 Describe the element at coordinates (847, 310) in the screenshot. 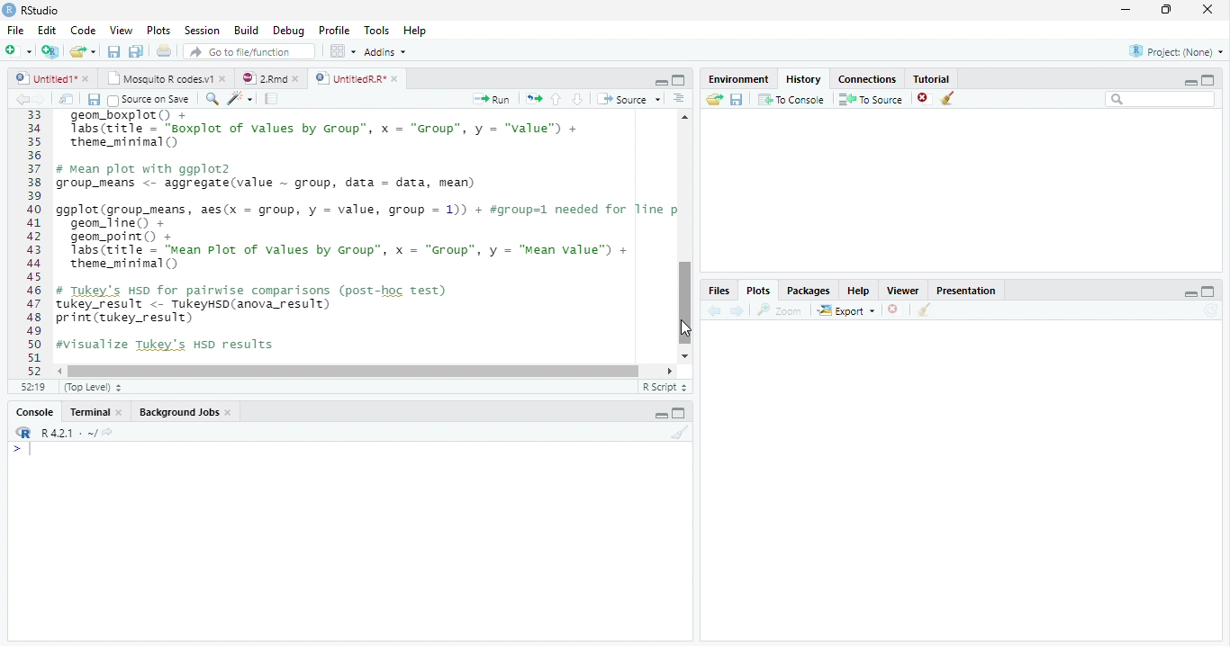

I see `Export` at that location.